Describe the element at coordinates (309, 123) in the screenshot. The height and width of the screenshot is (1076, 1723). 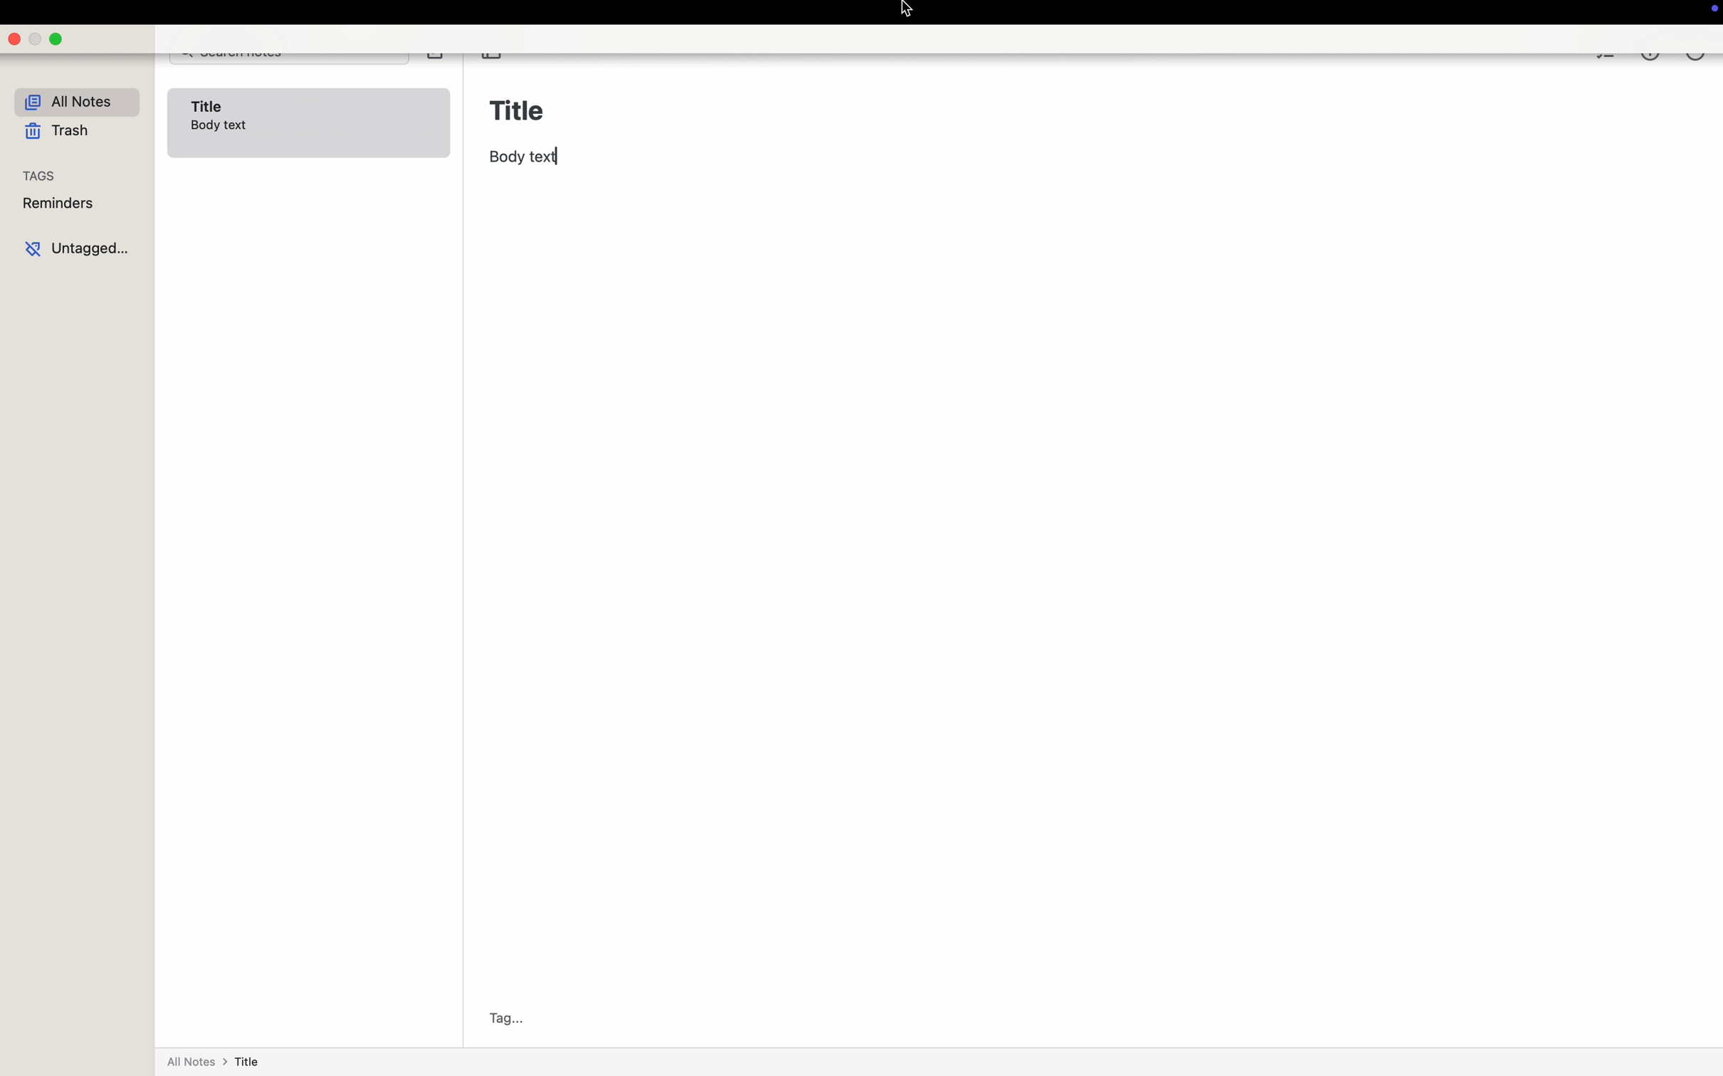
I see `Title Body text` at that location.